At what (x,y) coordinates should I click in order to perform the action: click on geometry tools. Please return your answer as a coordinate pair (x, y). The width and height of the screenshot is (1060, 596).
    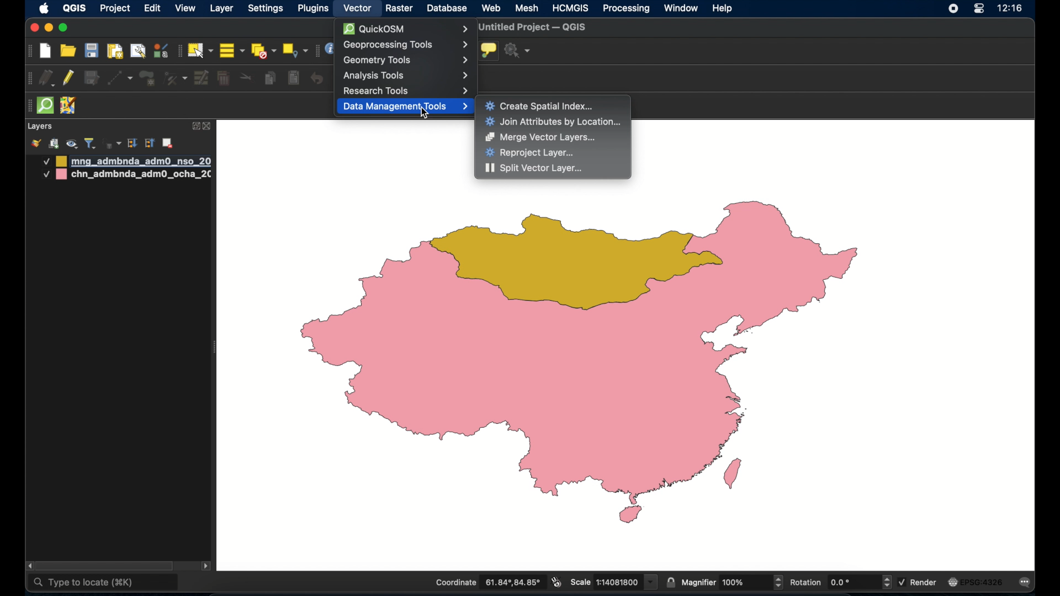
    Looking at the image, I should click on (406, 60).